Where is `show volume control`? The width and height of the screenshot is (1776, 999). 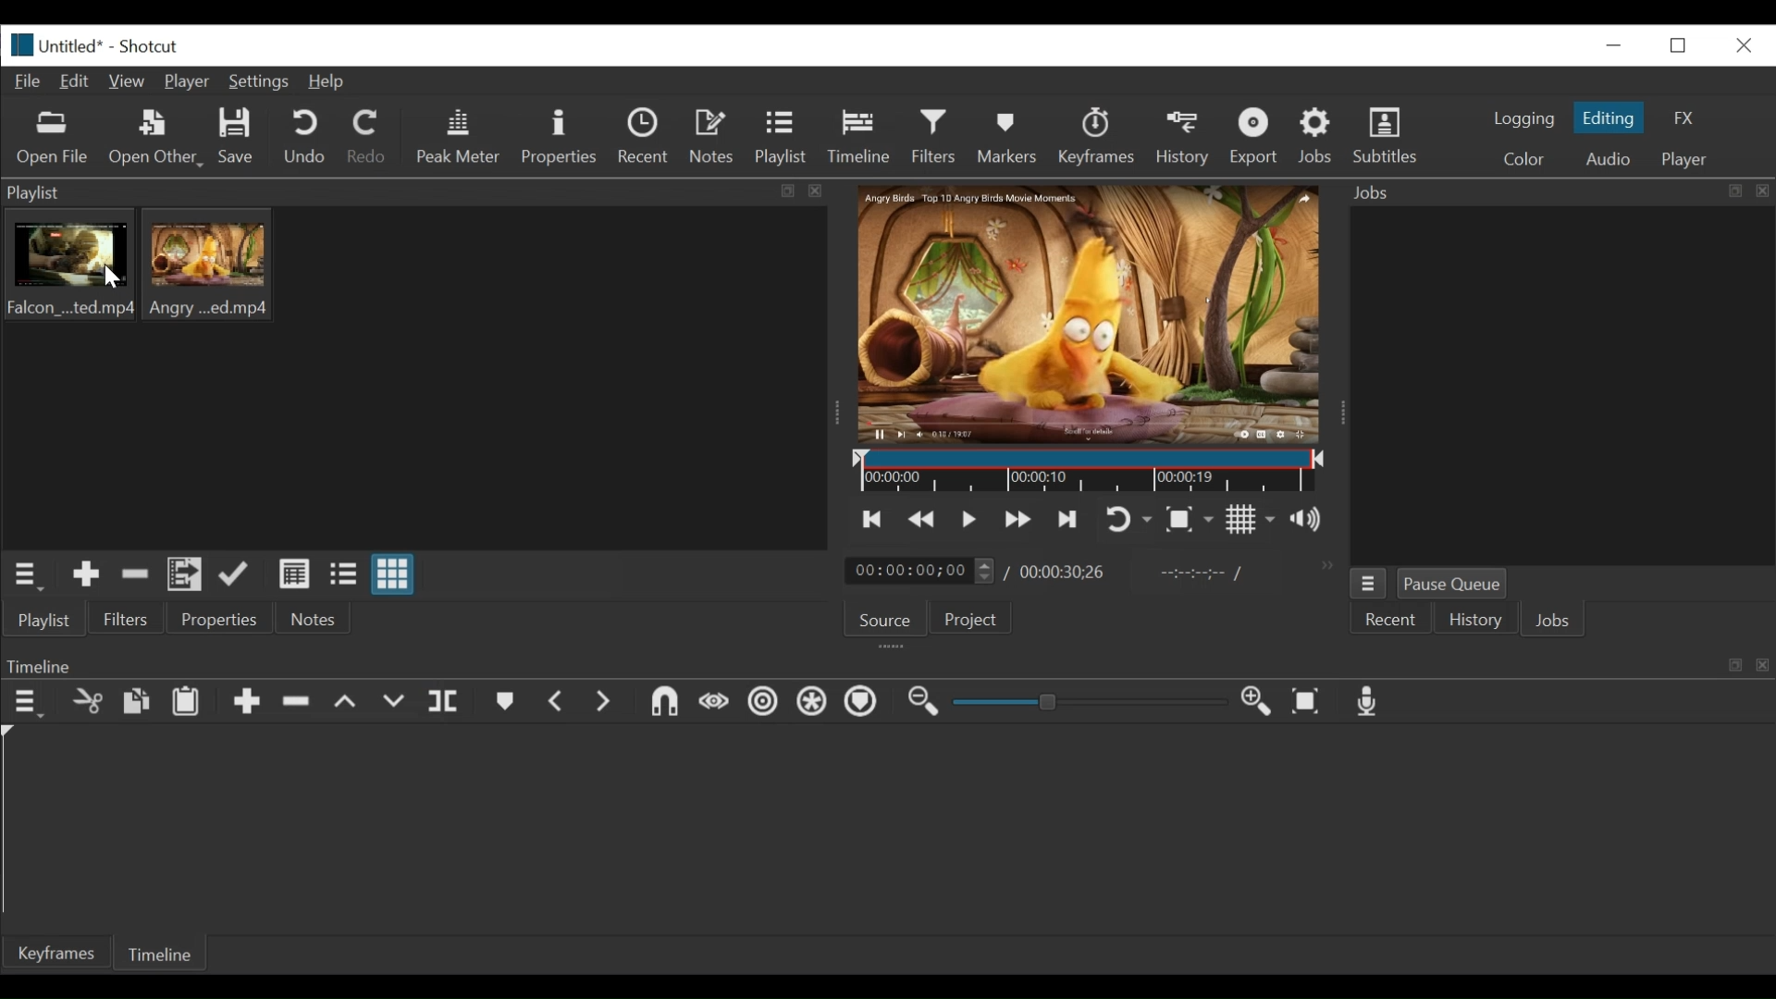 show volume control is located at coordinates (1313, 521).